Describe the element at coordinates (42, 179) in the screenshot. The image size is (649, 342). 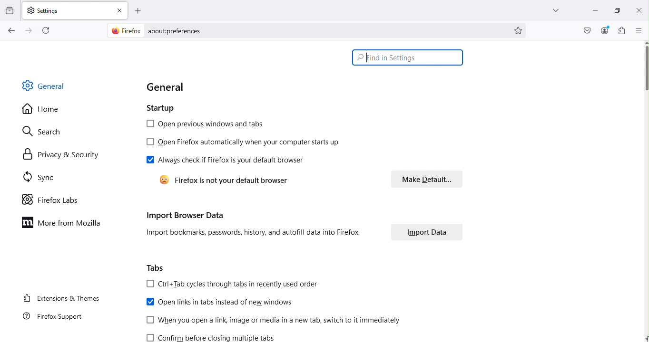
I see `SYnc` at that location.